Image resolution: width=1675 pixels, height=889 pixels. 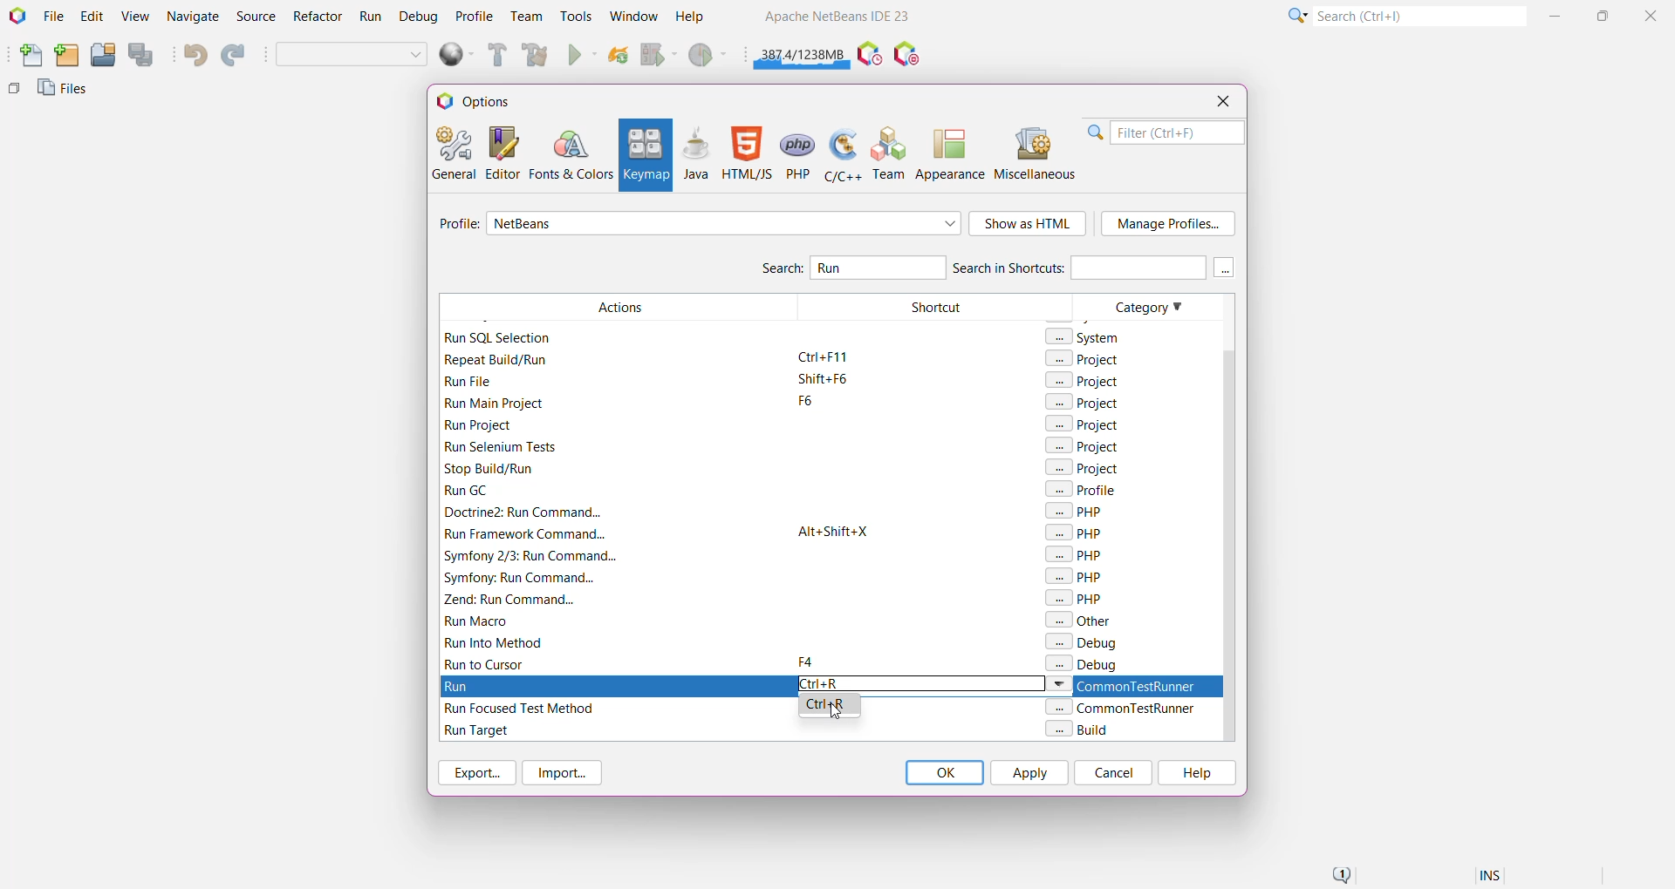 I want to click on Close, so click(x=1653, y=15).